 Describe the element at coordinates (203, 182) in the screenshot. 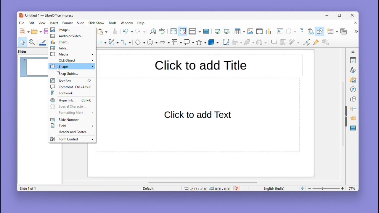

I see `Horizontal scroll bar` at that location.